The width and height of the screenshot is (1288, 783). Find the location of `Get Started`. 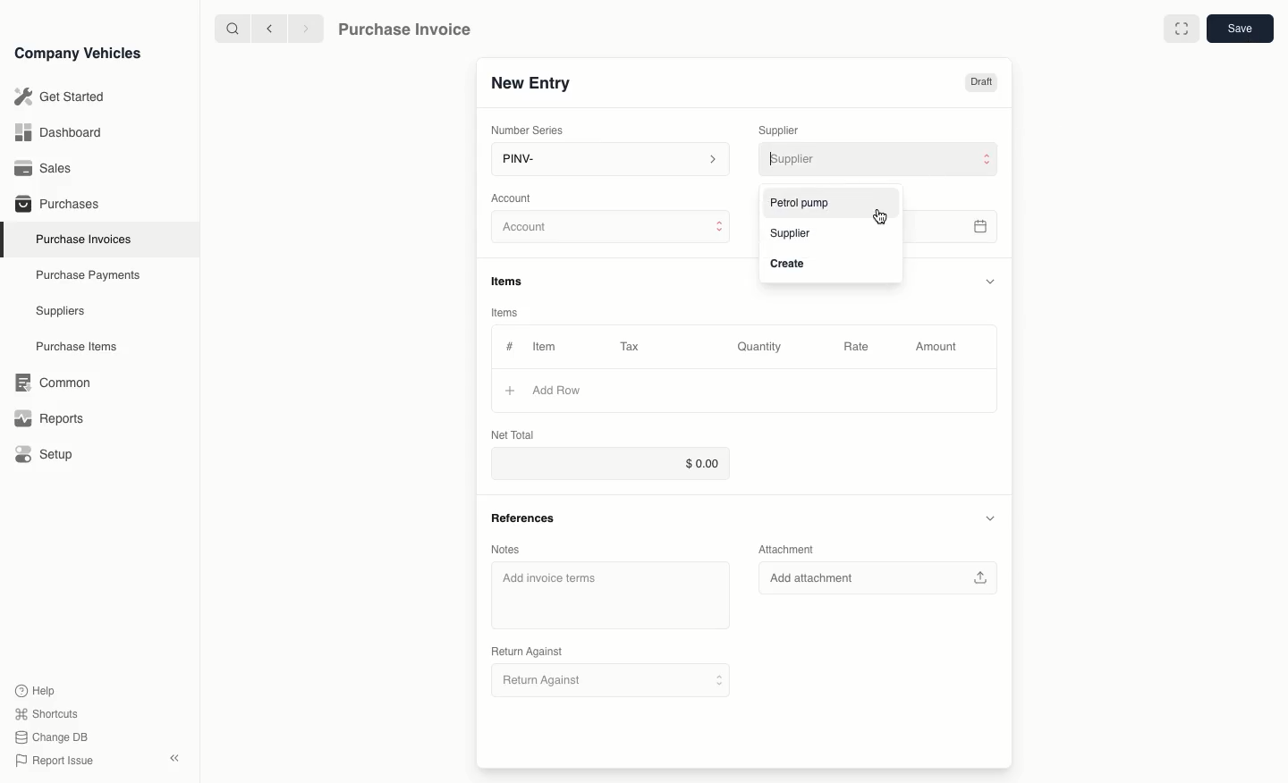

Get Started is located at coordinates (56, 97).